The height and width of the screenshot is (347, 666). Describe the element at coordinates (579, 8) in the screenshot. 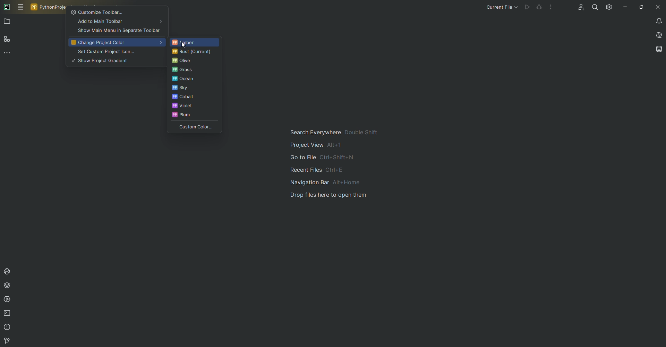

I see `Code With Me` at that location.